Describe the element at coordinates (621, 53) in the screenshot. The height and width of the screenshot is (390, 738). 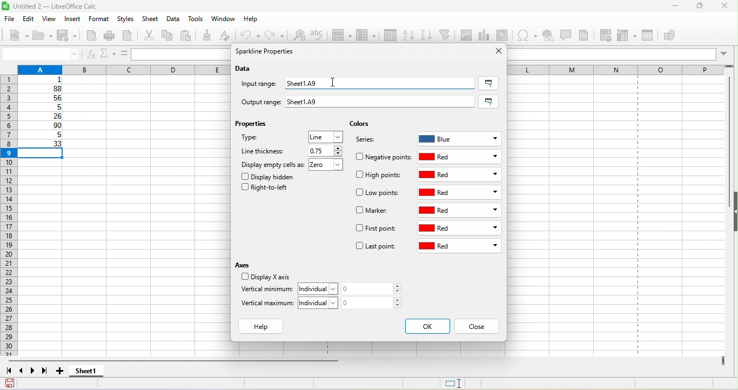
I see `formula bar` at that location.